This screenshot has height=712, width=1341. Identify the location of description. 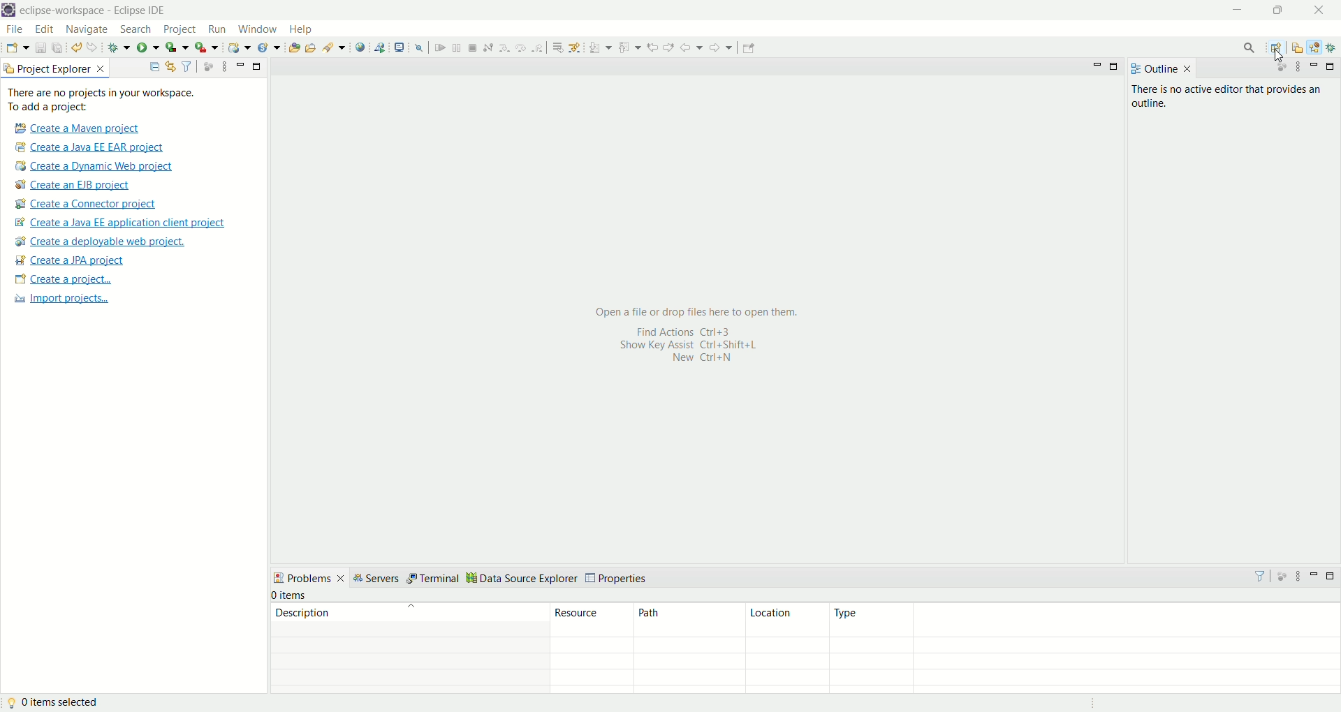
(405, 648).